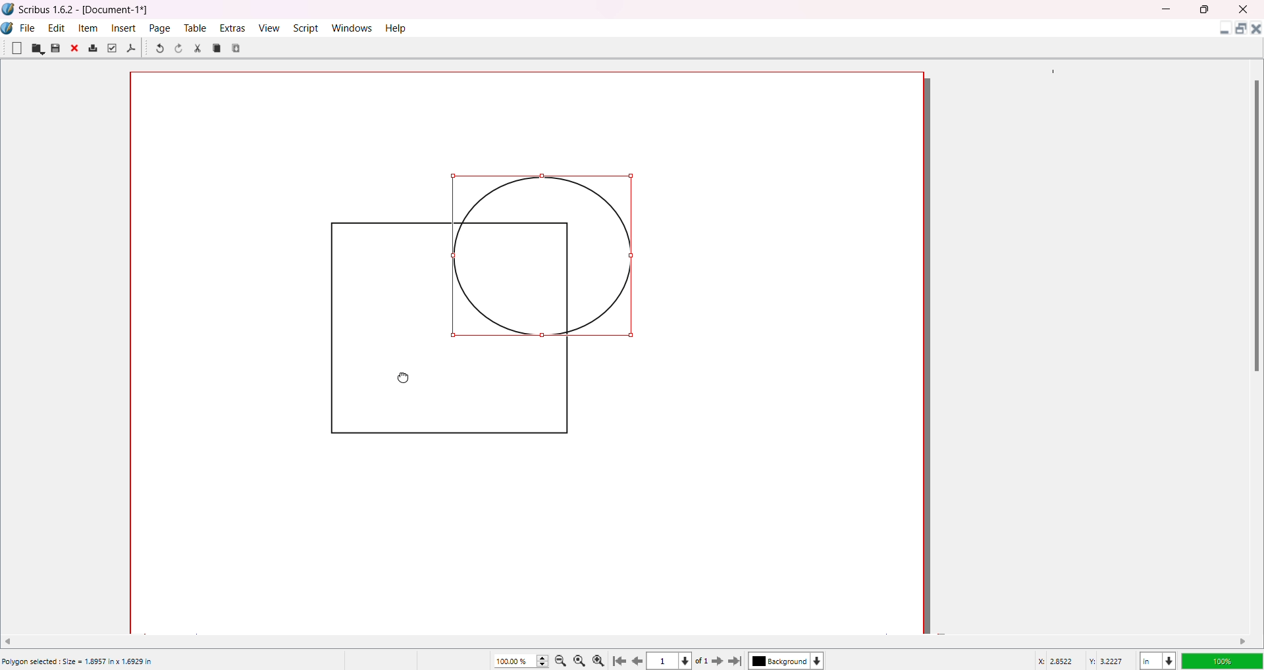 The height and width of the screenshot is (670, 1264). Describe the element at coordinates (720, 660) in the screenshot. I see `Next` at that location.